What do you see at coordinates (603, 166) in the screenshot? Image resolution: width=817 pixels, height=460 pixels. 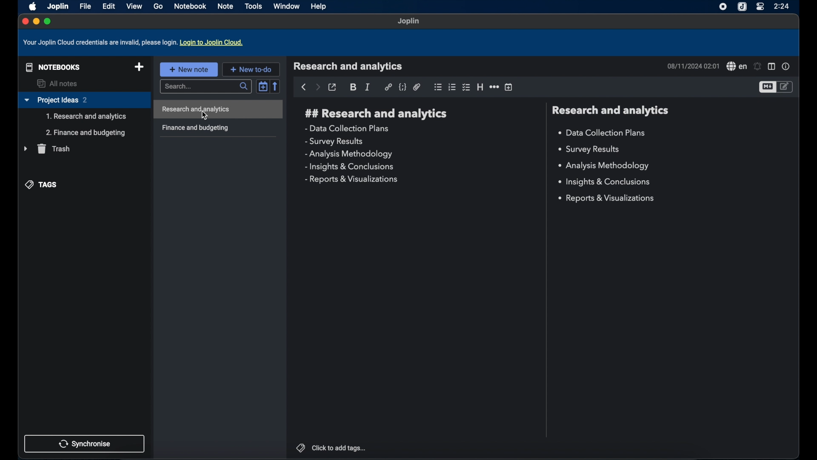 I see `analysis methodology` at bounding box center [603, 166].